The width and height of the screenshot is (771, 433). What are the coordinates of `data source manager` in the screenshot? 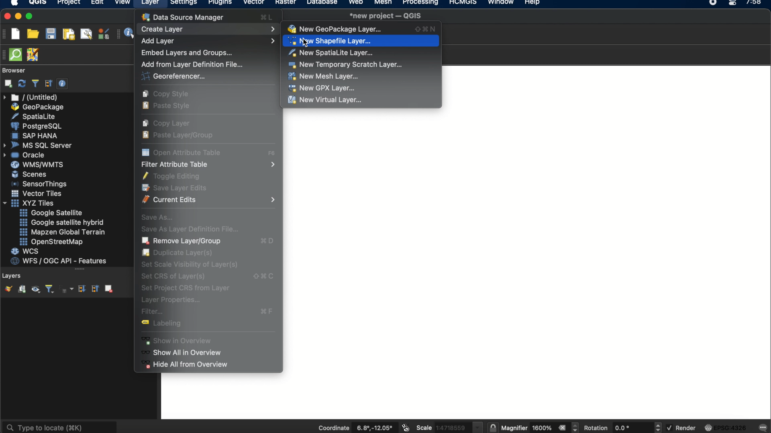 It's located at (206, 17).